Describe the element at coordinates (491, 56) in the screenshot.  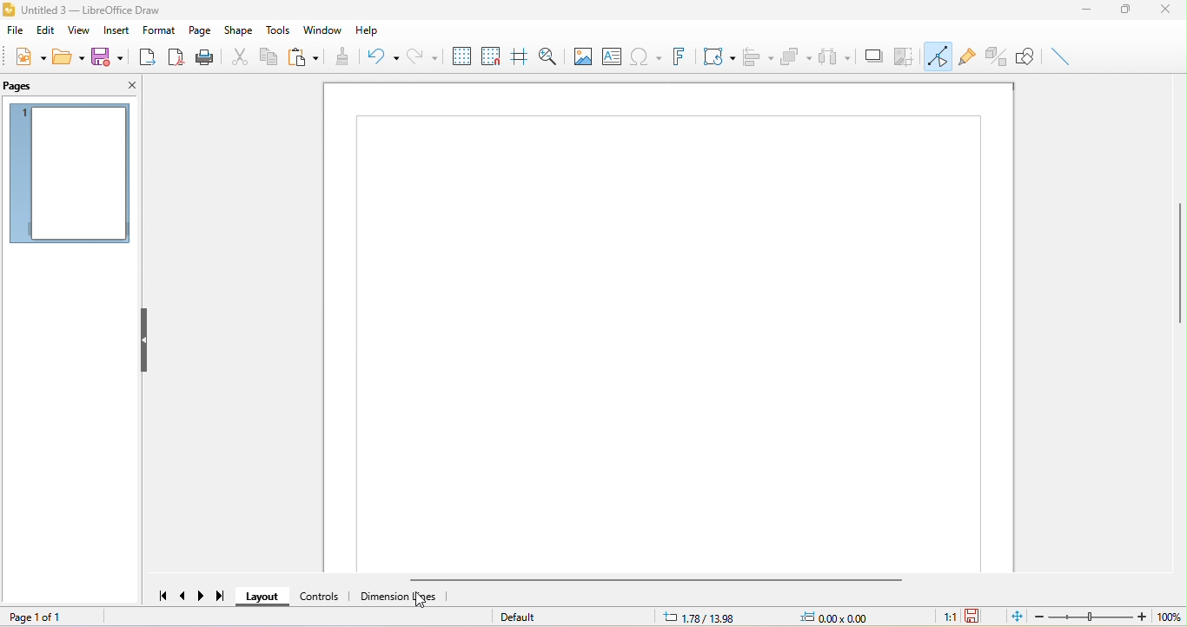
I see `snap to grid` at that location.